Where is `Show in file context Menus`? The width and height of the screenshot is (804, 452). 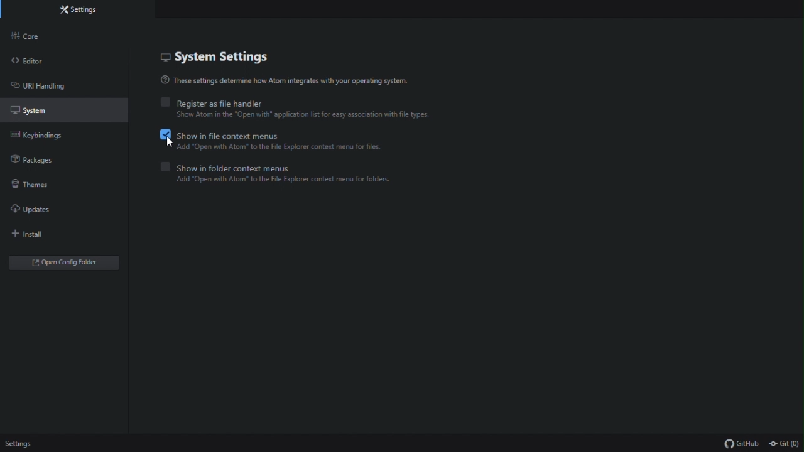 Show in file context Menus is located at coordinates (220, 134).